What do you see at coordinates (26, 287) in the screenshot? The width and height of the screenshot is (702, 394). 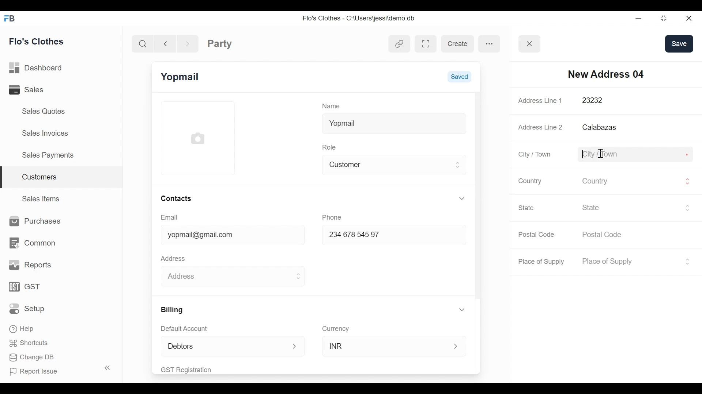 I see `GST` at bounding box center [26, 287].